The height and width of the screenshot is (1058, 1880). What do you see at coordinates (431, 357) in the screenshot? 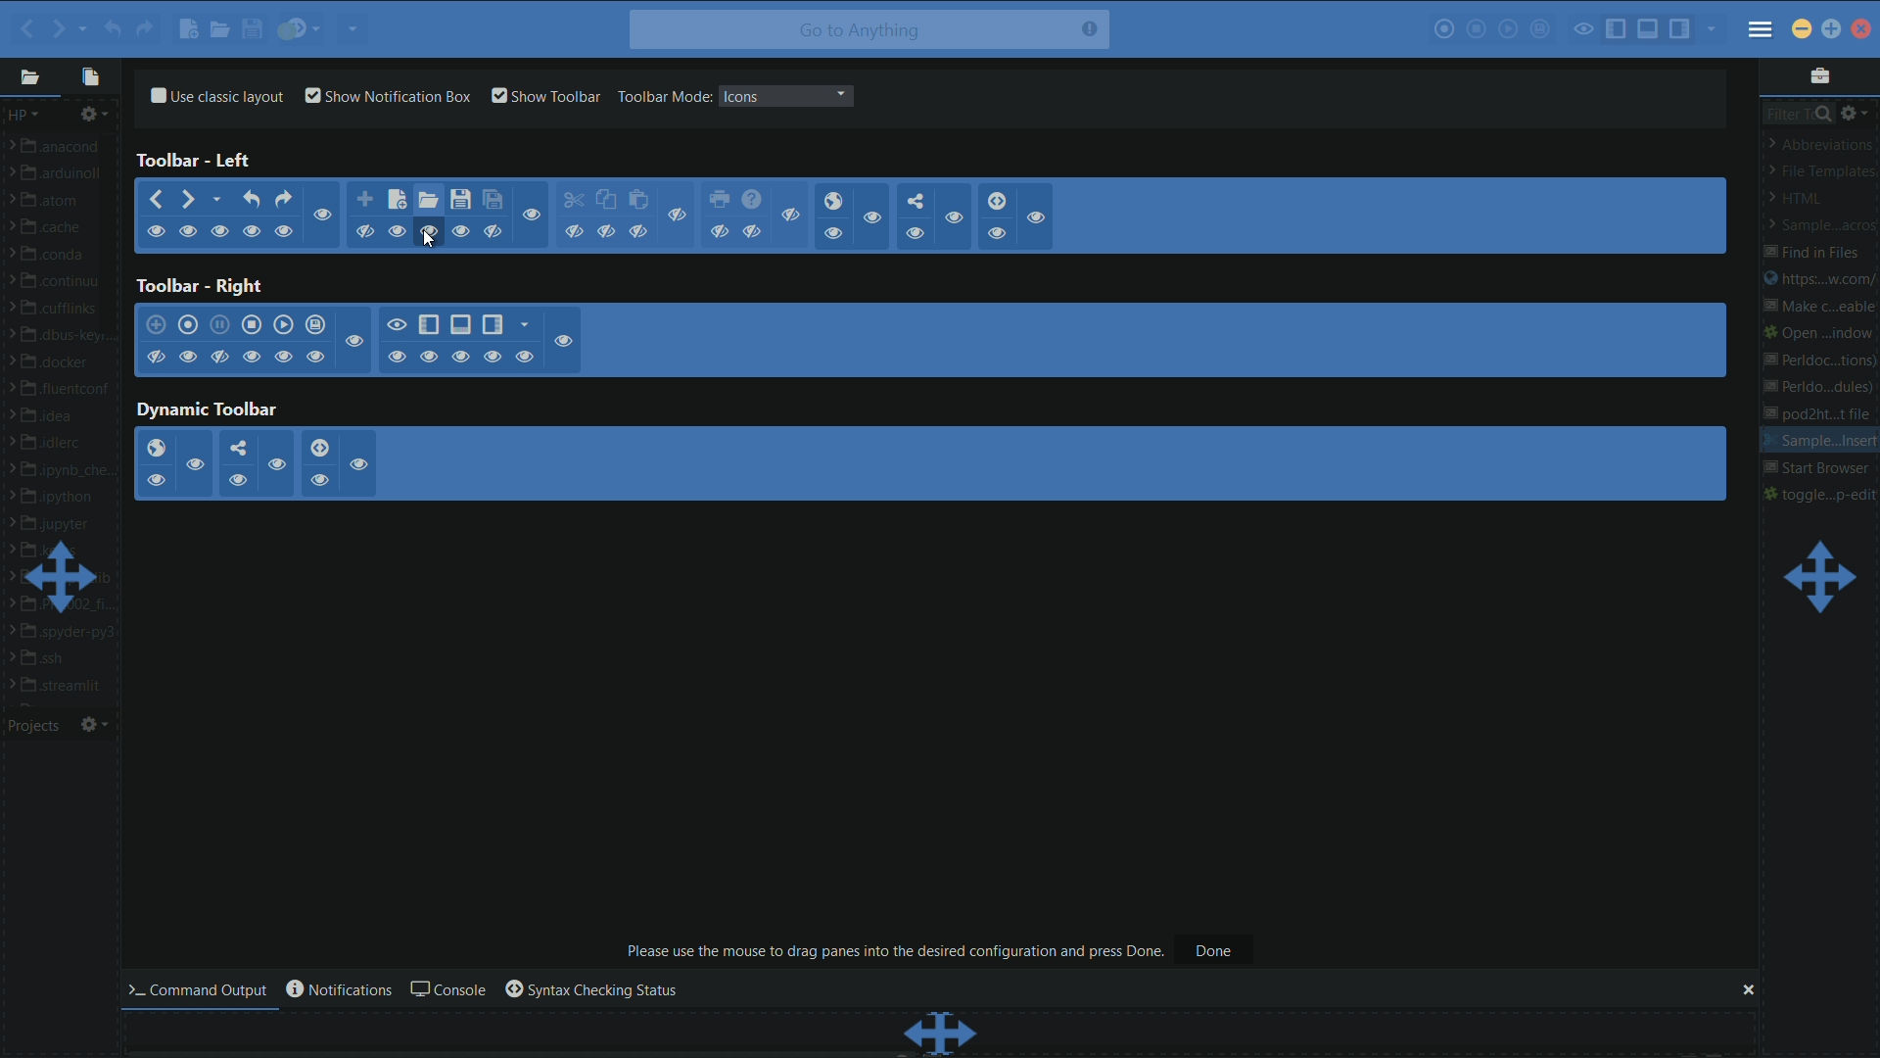
I see `hide/show` at bounding box center [431, 357].